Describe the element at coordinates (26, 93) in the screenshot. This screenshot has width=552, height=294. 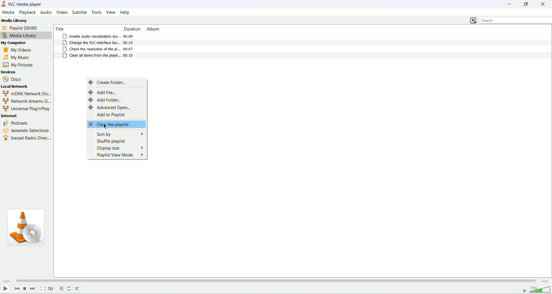
I see `mDNS Network` at that location.